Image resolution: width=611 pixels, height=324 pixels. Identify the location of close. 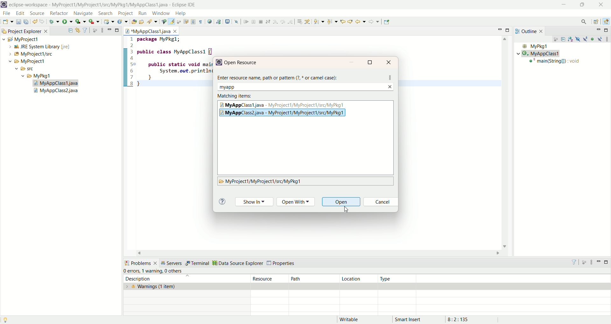
(390, 62).